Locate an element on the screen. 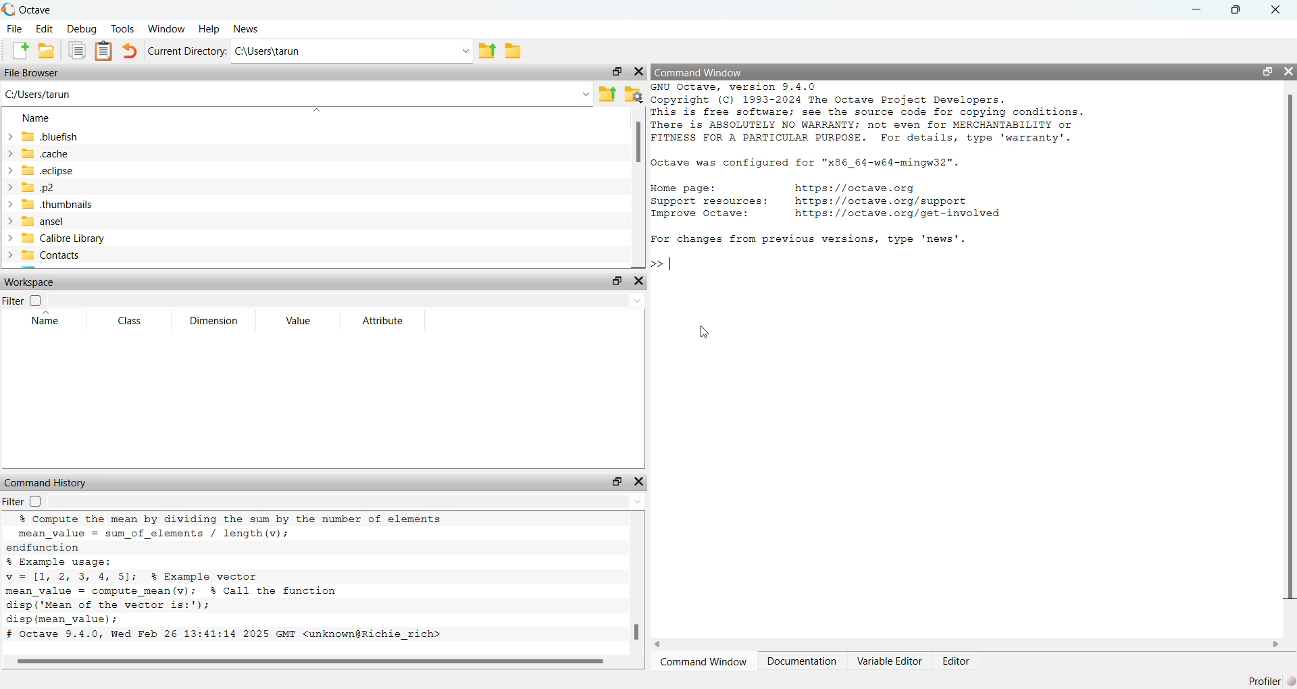 The image size is (1297, 689). expand/collapse is located at coordinates (9, 195).